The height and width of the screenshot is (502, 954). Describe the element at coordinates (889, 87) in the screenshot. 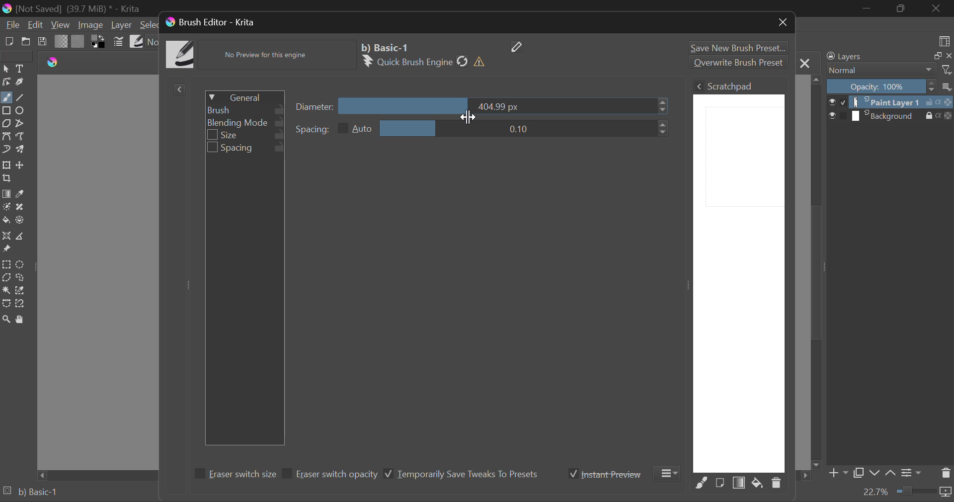

I see `Opacity` at that location.